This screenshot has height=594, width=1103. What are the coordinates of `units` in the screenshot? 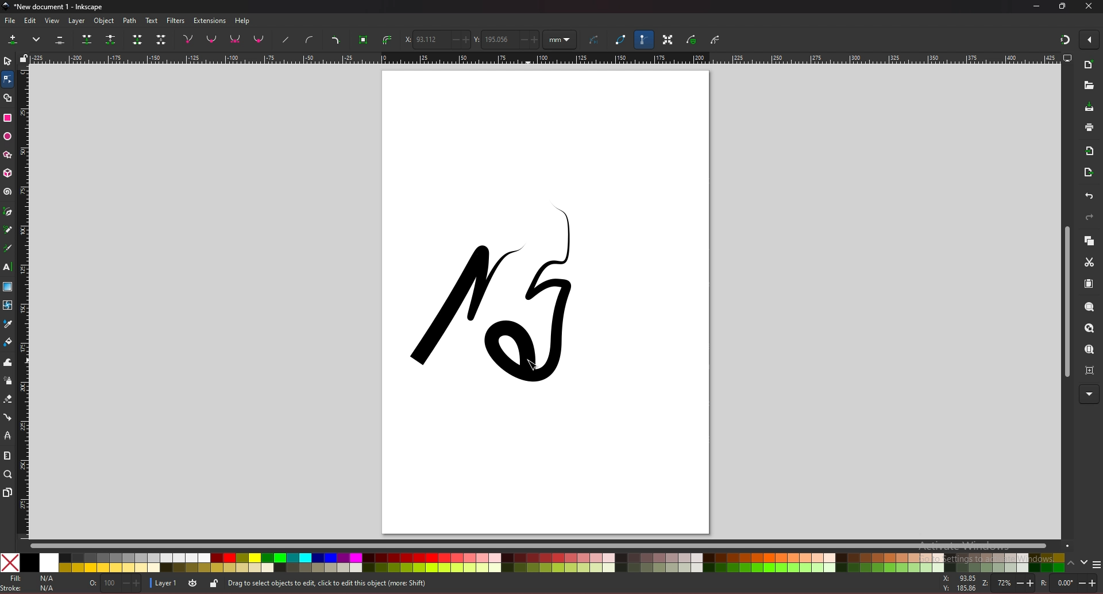 It's located at (560, 40).